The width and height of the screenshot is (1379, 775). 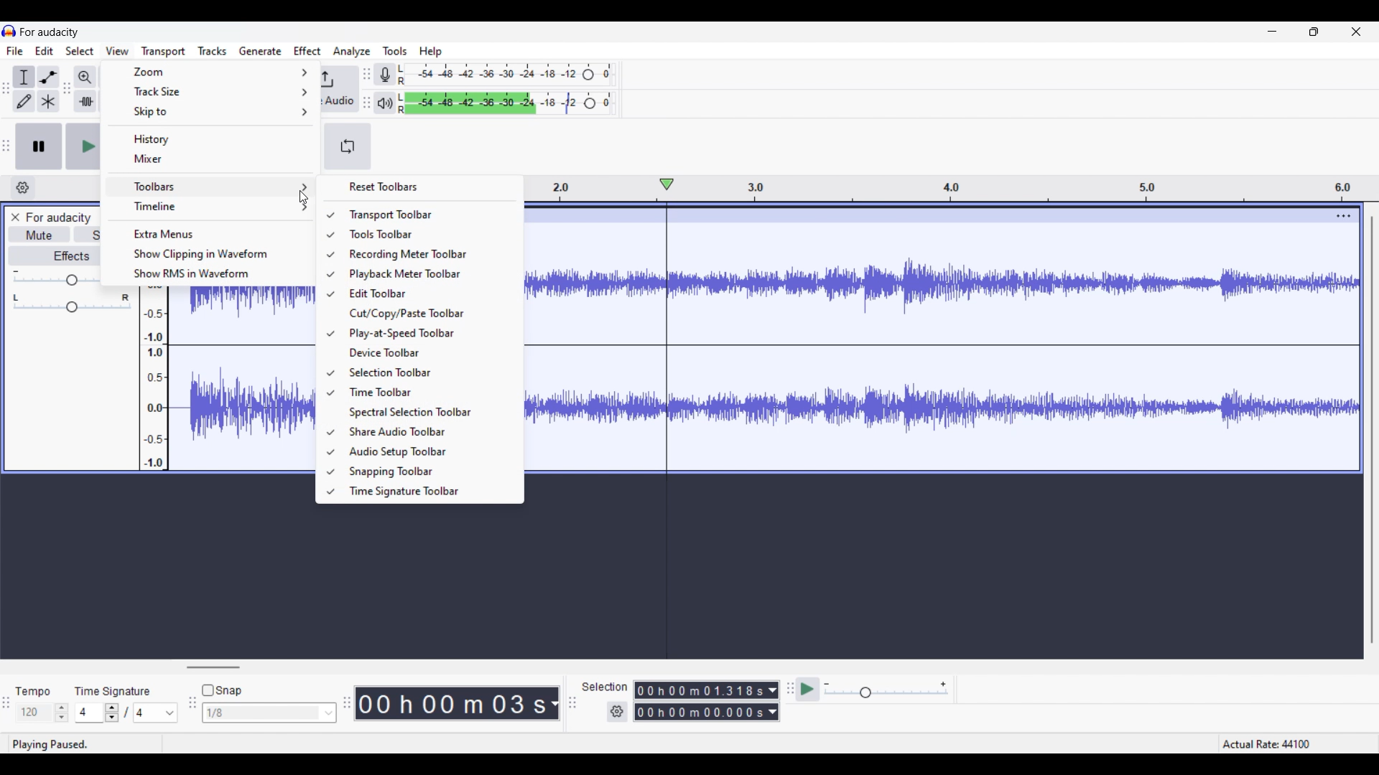 I want to click on Share audio toolbar, so click(x=426, y=432).